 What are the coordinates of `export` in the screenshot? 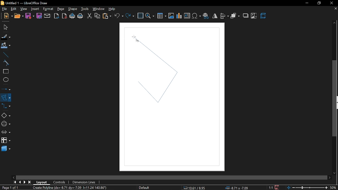 It's located at (56, 16).